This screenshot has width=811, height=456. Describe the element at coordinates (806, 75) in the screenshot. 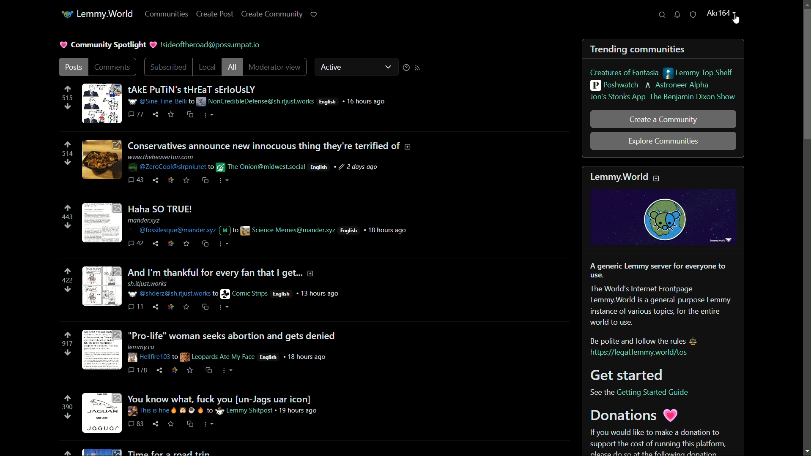

I see `scroll bar` at that location.